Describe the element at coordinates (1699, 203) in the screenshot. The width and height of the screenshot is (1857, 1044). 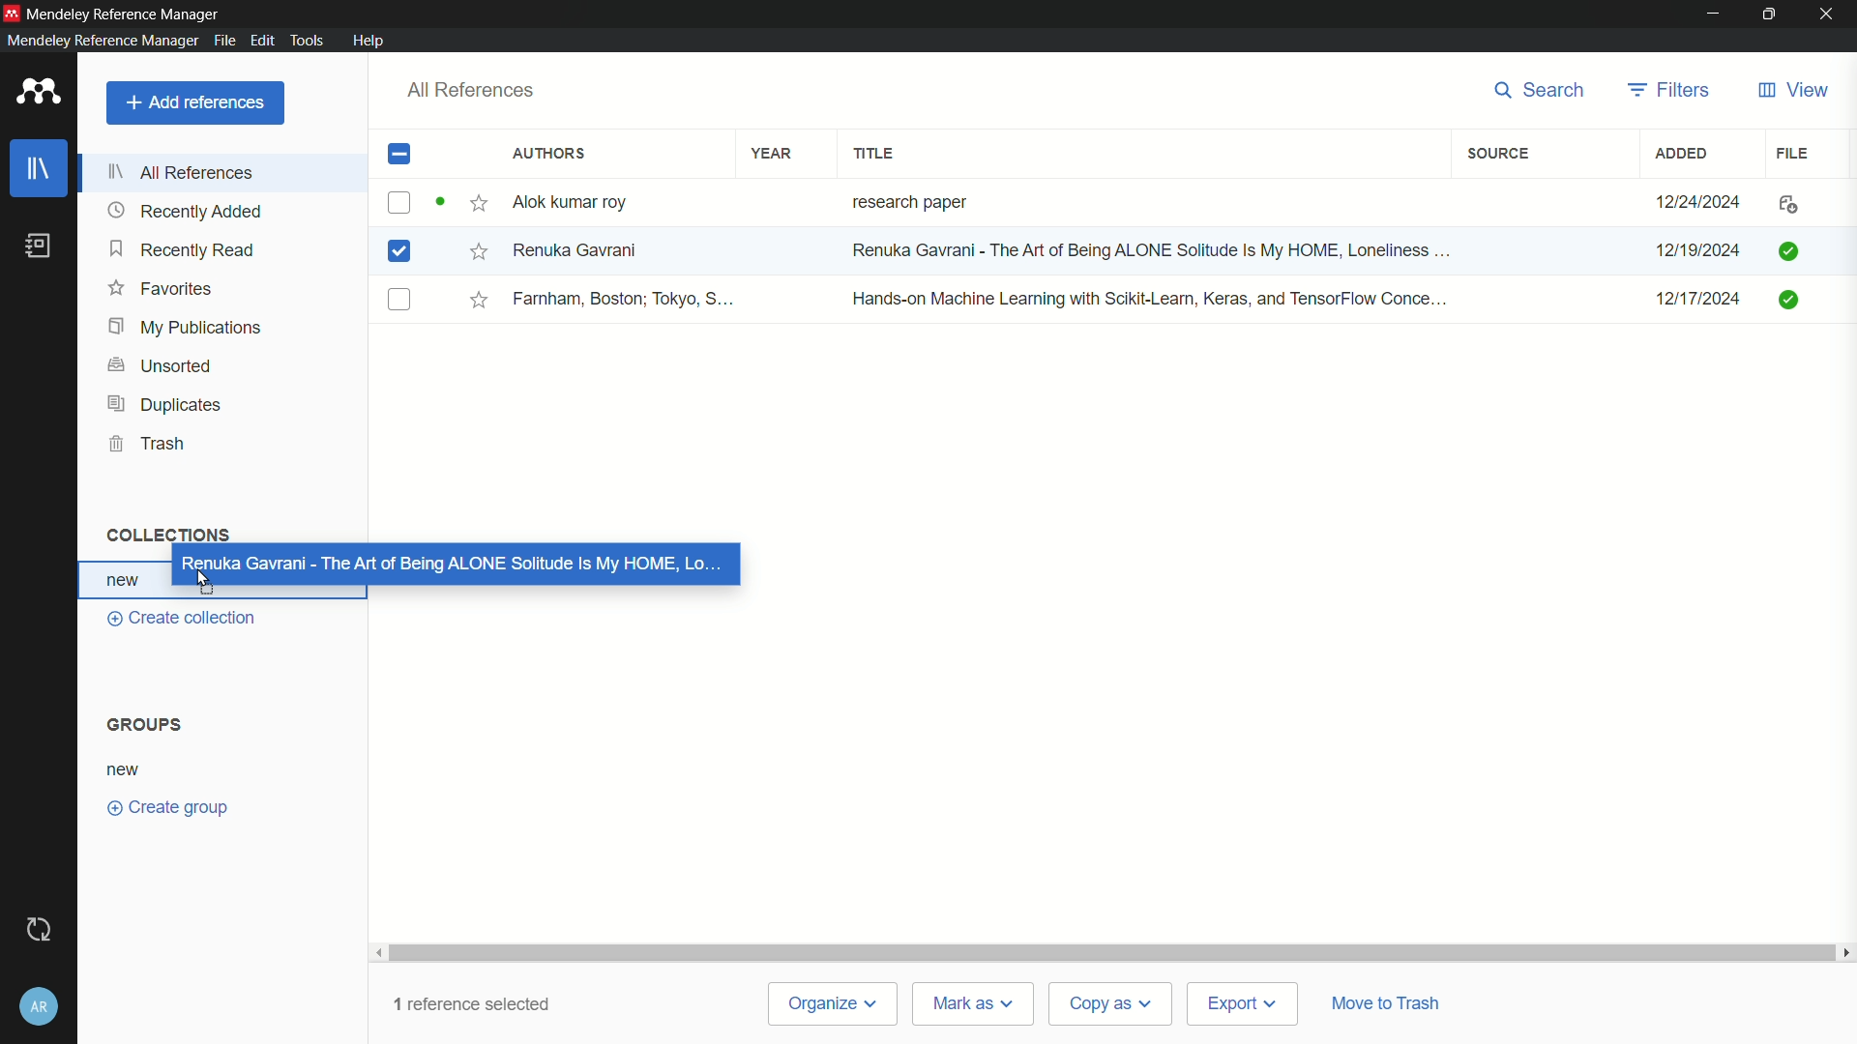
I see `12/24/2024` at that location.